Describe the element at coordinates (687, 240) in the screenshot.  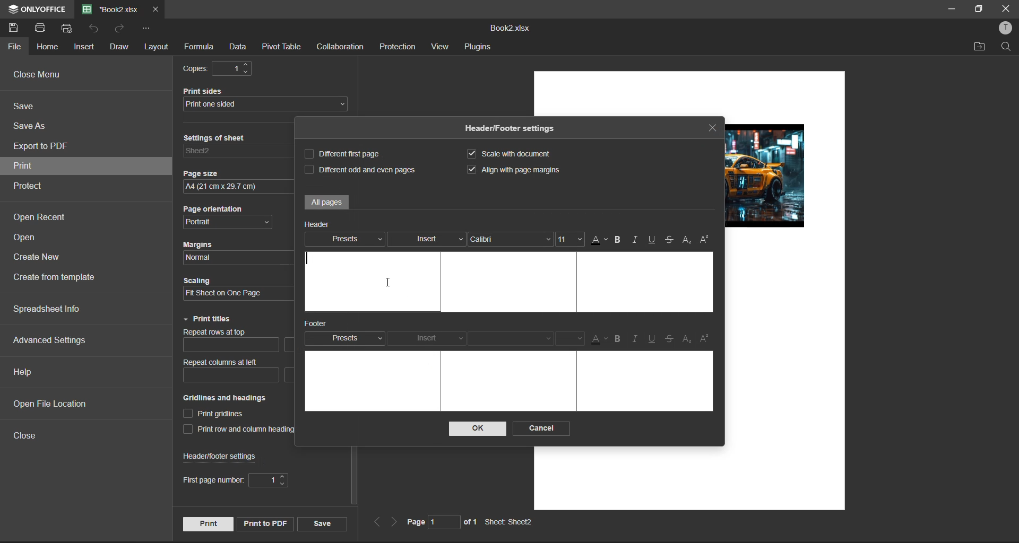
I see `subscript` at that location.